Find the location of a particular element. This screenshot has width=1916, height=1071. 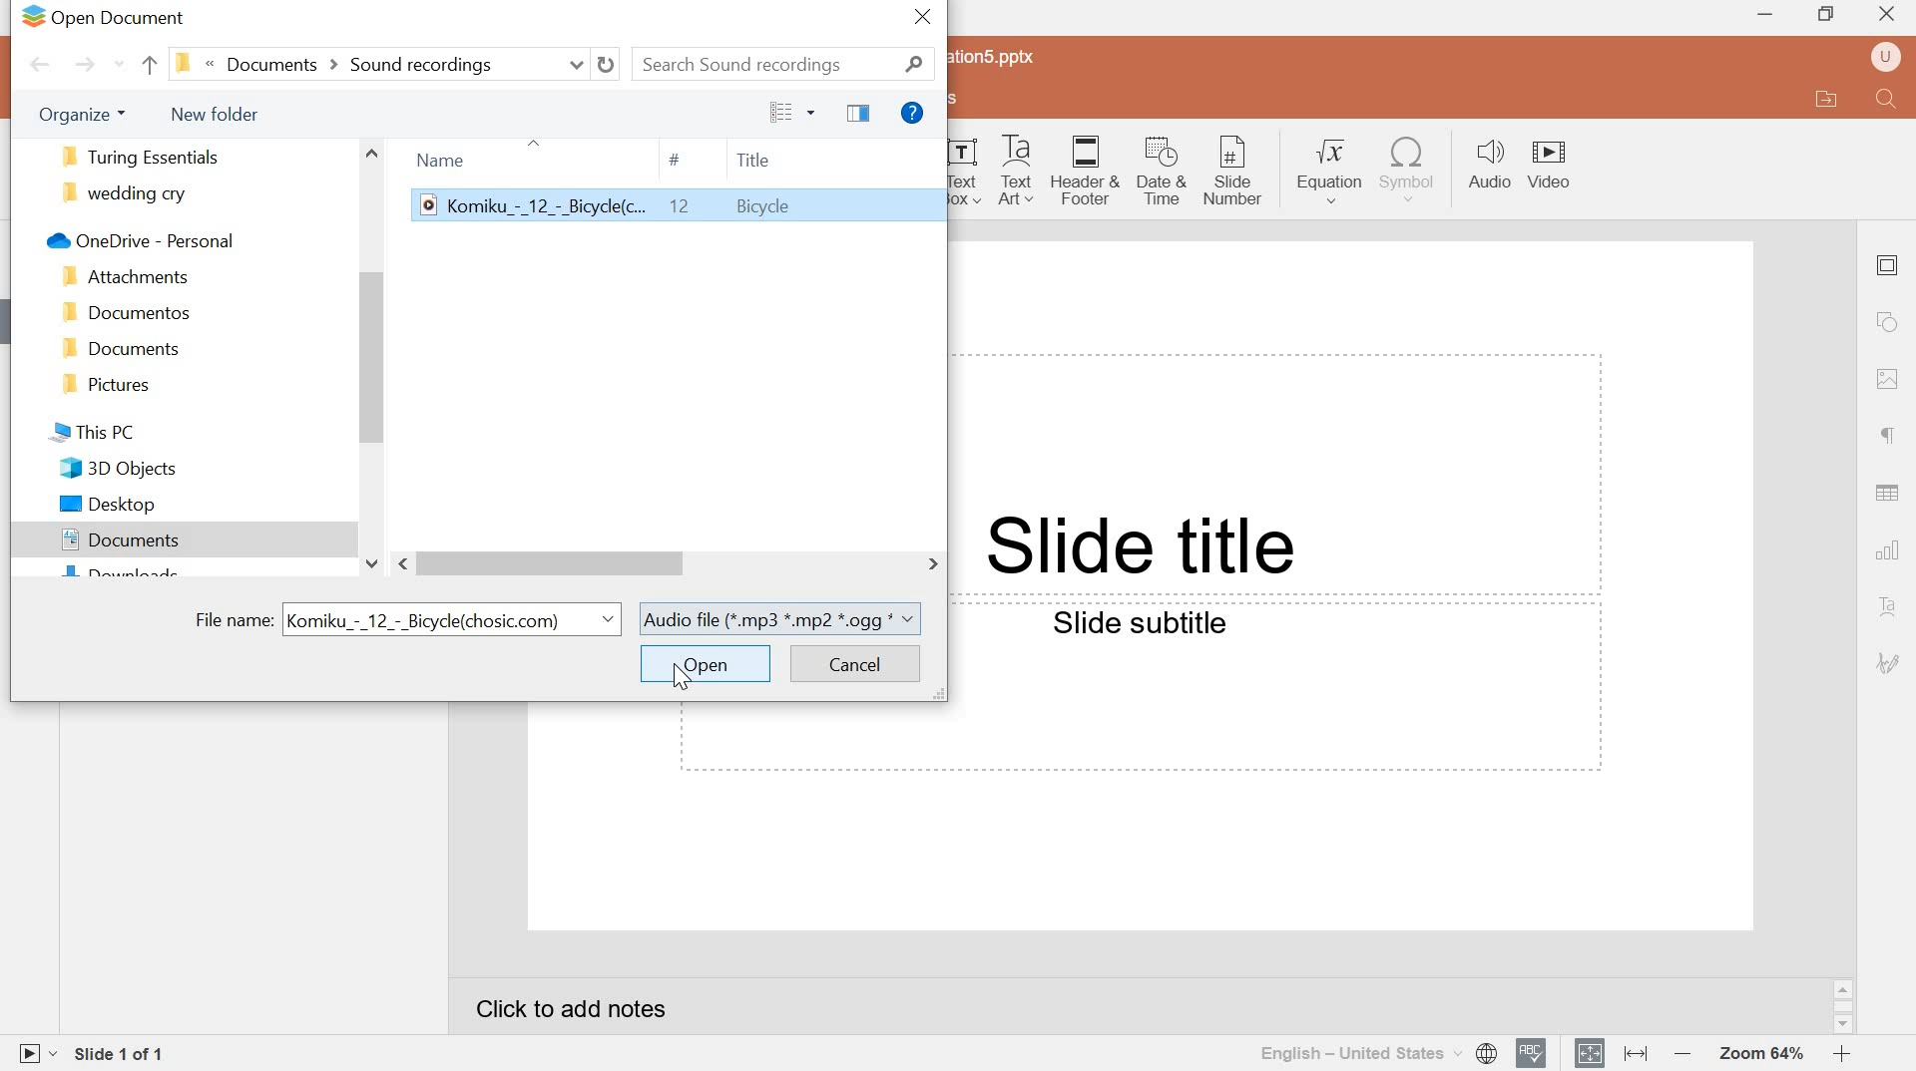

cursor is located at coordinates (678, 675).